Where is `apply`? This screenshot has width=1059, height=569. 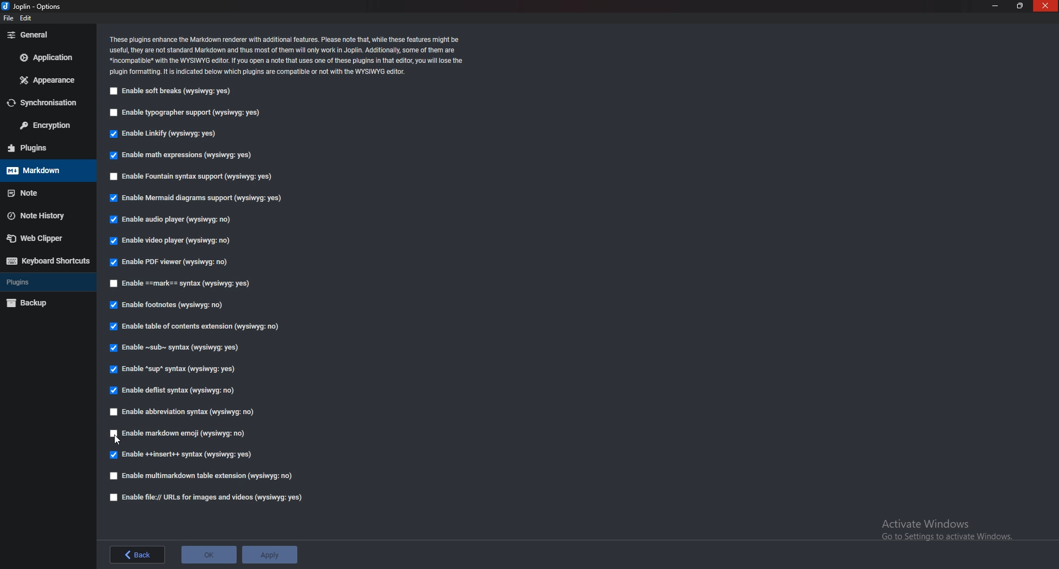
apply is located at coordinates (270, 555).